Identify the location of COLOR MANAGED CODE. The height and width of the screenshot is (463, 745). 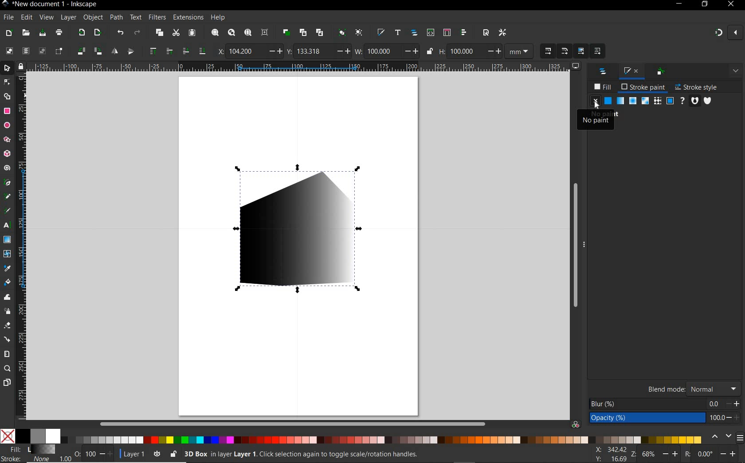
(576, 424).